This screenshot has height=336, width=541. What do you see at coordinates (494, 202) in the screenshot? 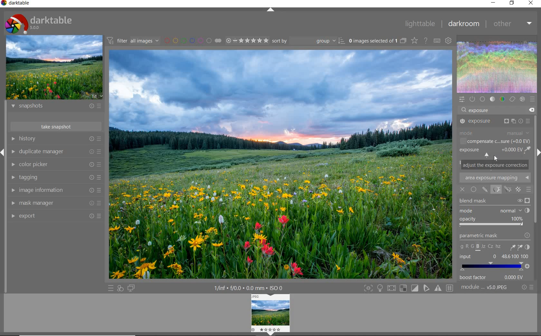
I see `blend mask` at bounding box center [494, 202].